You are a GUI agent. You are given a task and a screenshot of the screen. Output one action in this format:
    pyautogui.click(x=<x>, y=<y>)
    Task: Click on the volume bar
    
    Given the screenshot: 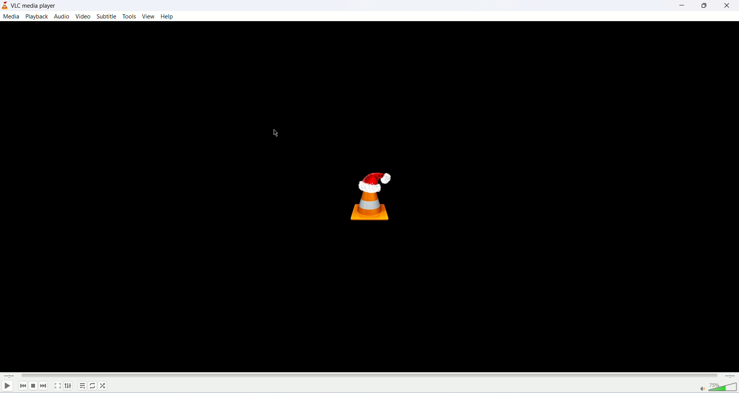 What is the action you would take?
    pyautogui.click(x=719, y=388)
    